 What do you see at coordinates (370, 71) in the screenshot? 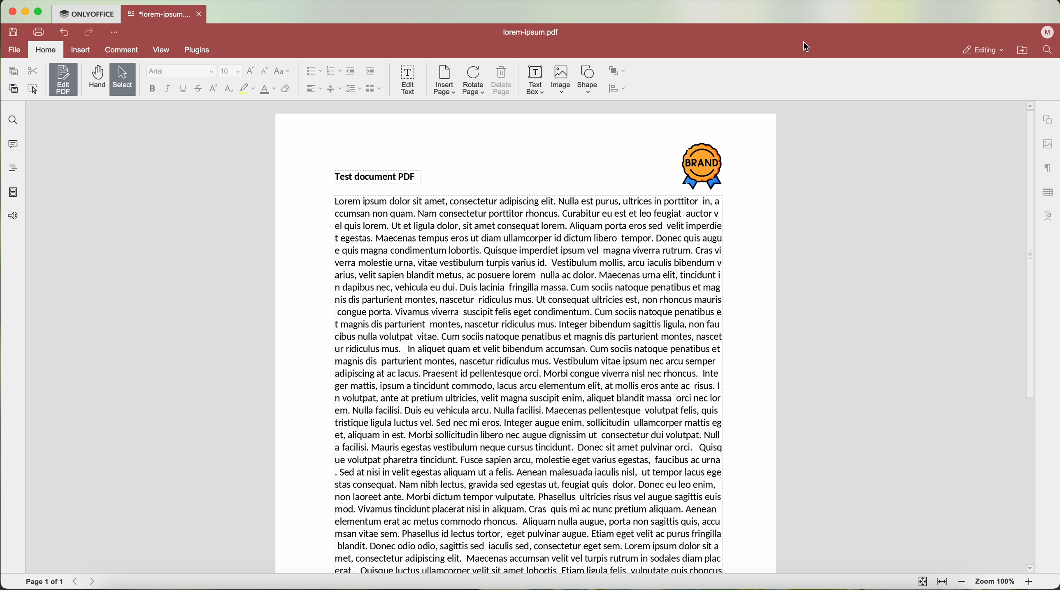
I see `increase indent` at bounding box center [370, 71].